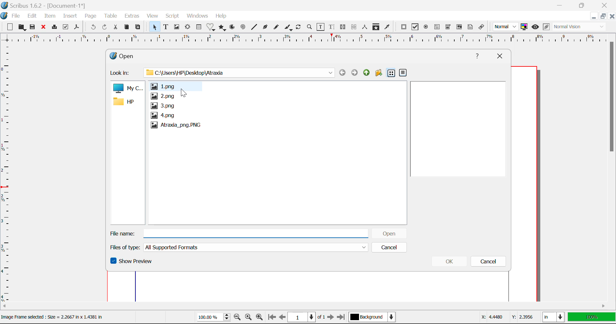 The image size is (616, 324). What do you see at coordinates (266, 28) in the screenshot?
I see `Bezier Curve` at bounding box center [266, 28].